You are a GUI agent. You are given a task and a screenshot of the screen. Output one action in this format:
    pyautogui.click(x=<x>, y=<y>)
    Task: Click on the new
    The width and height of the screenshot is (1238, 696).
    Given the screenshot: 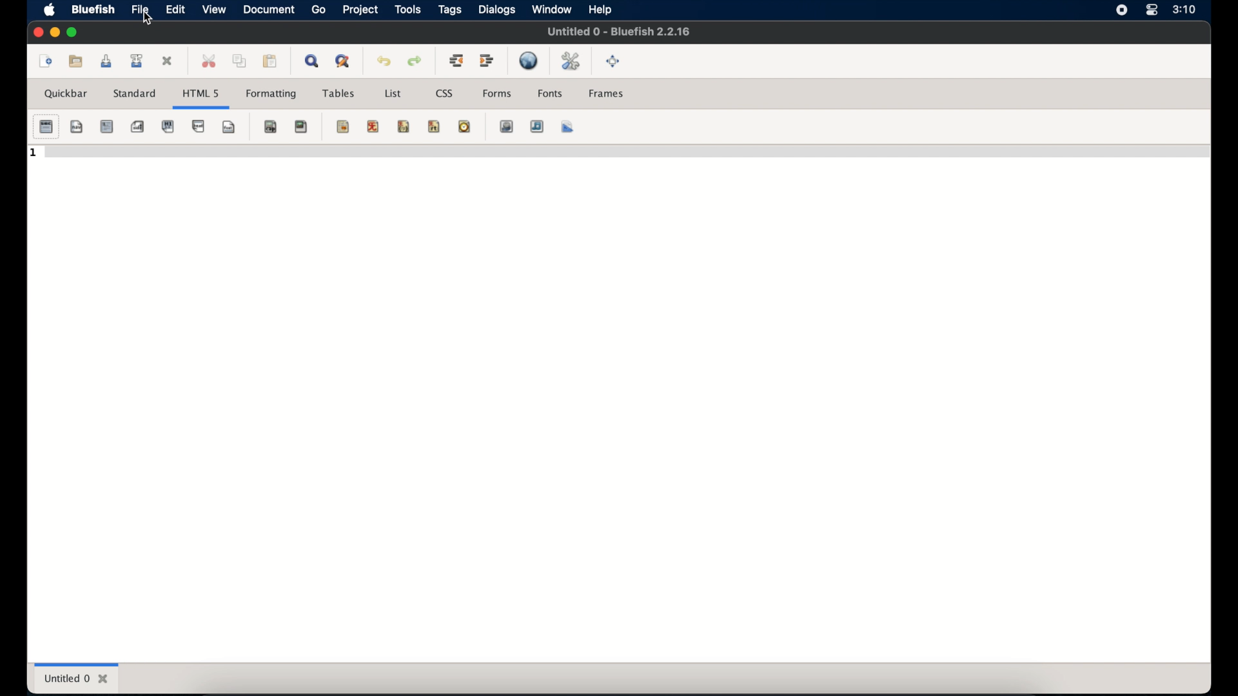 What is the action you would take?
    pyautogui.click(x=44, y=61)
    